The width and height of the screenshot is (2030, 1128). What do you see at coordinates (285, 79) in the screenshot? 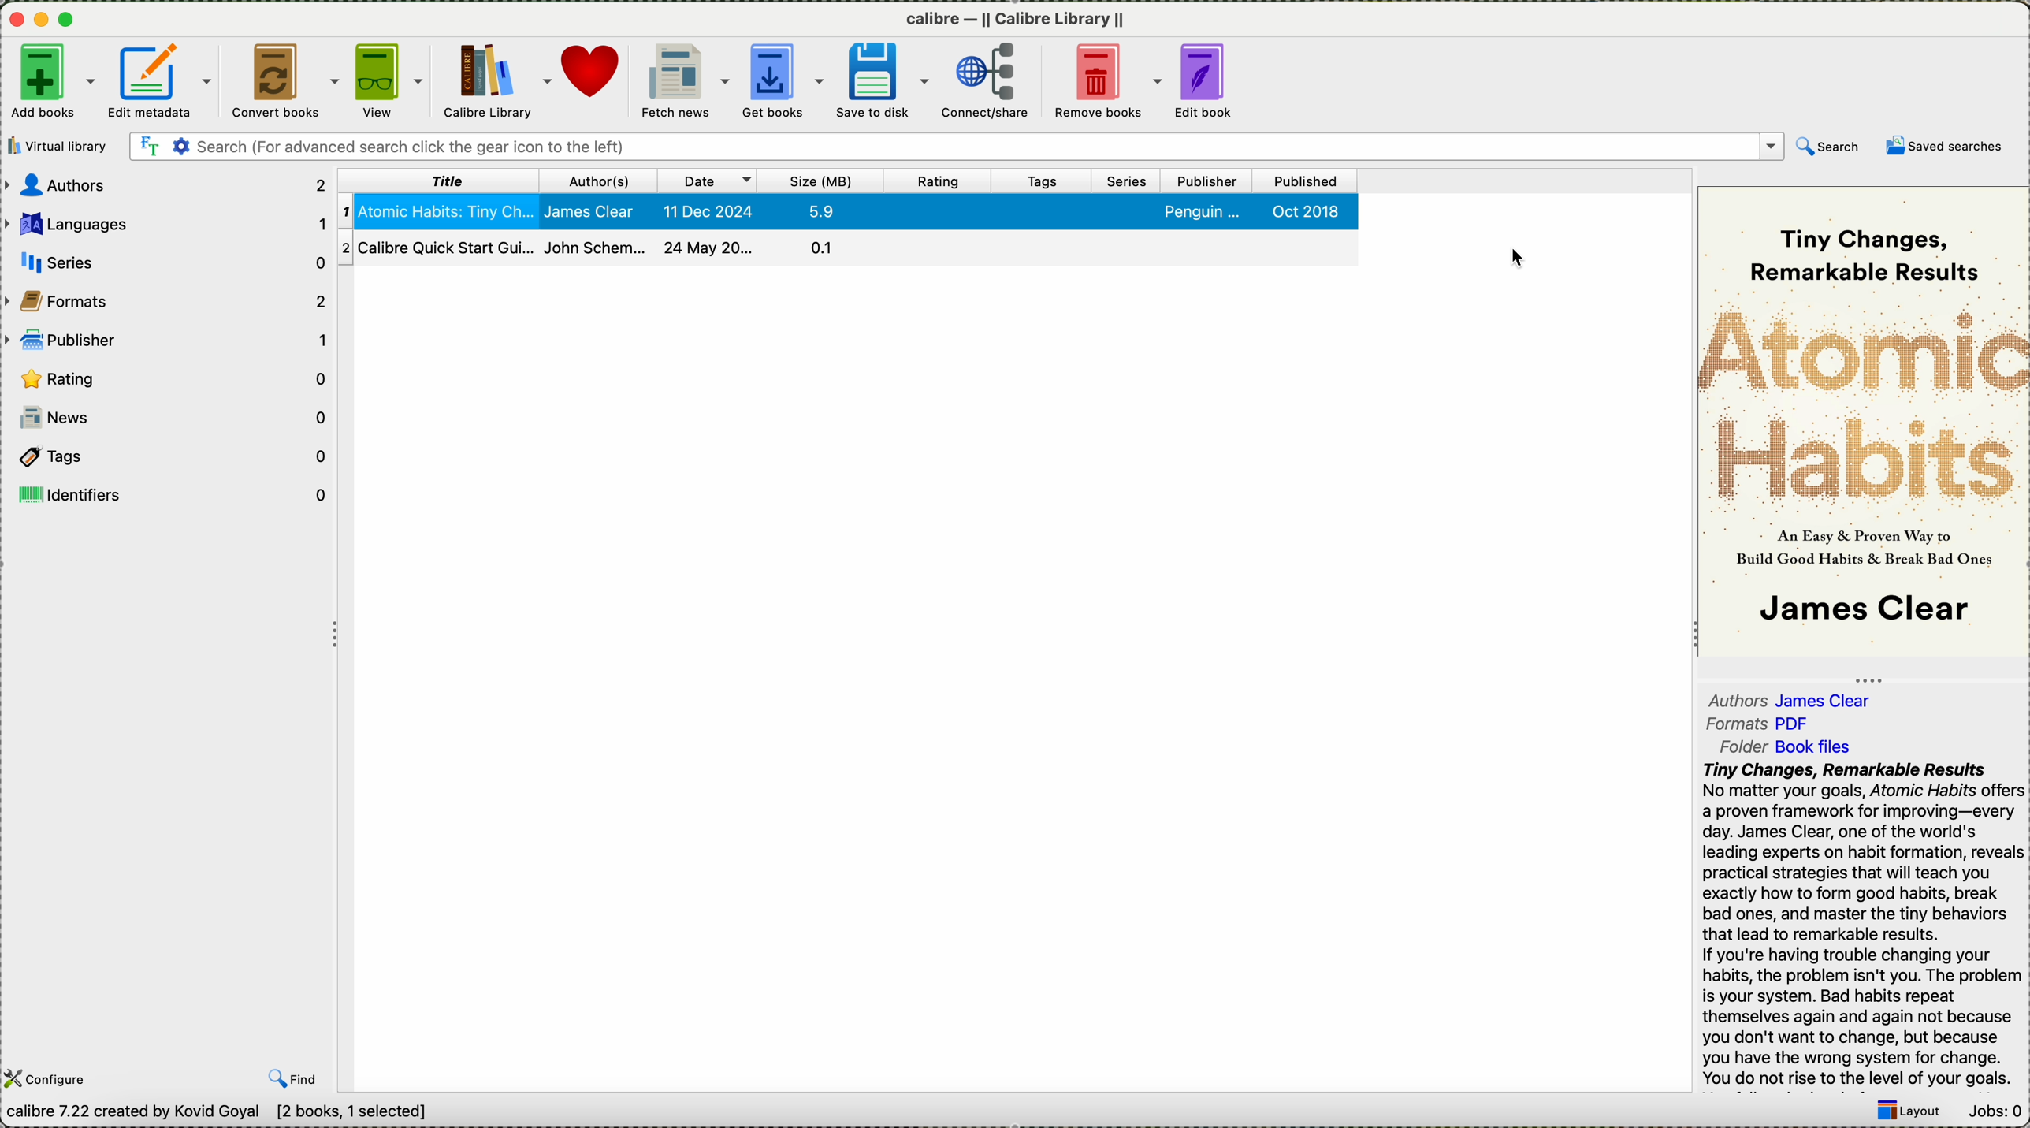
I see `convert books` at bounding box center [285, 79].